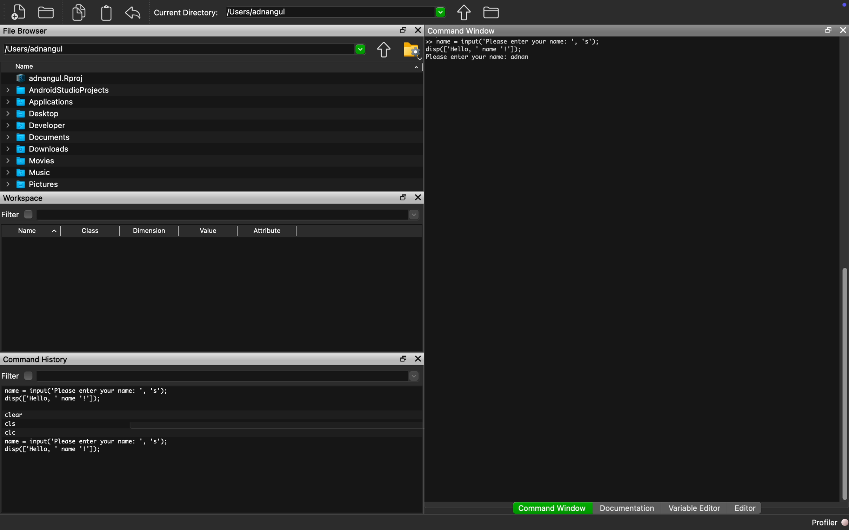  Describe the element at coordinates (478, 57) in the screenshot. I see `Please enter your name: adnan` at that location.